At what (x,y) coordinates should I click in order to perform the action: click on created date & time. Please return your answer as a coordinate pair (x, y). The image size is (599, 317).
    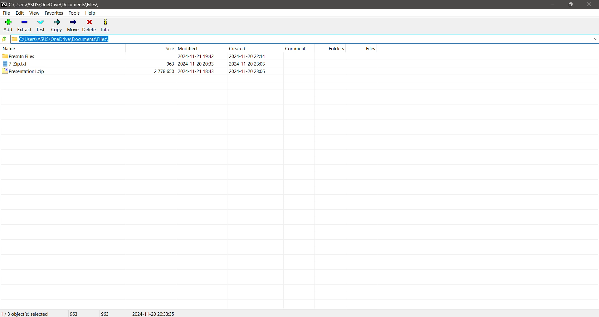
    Looking at the image, I should click on (248, 56).